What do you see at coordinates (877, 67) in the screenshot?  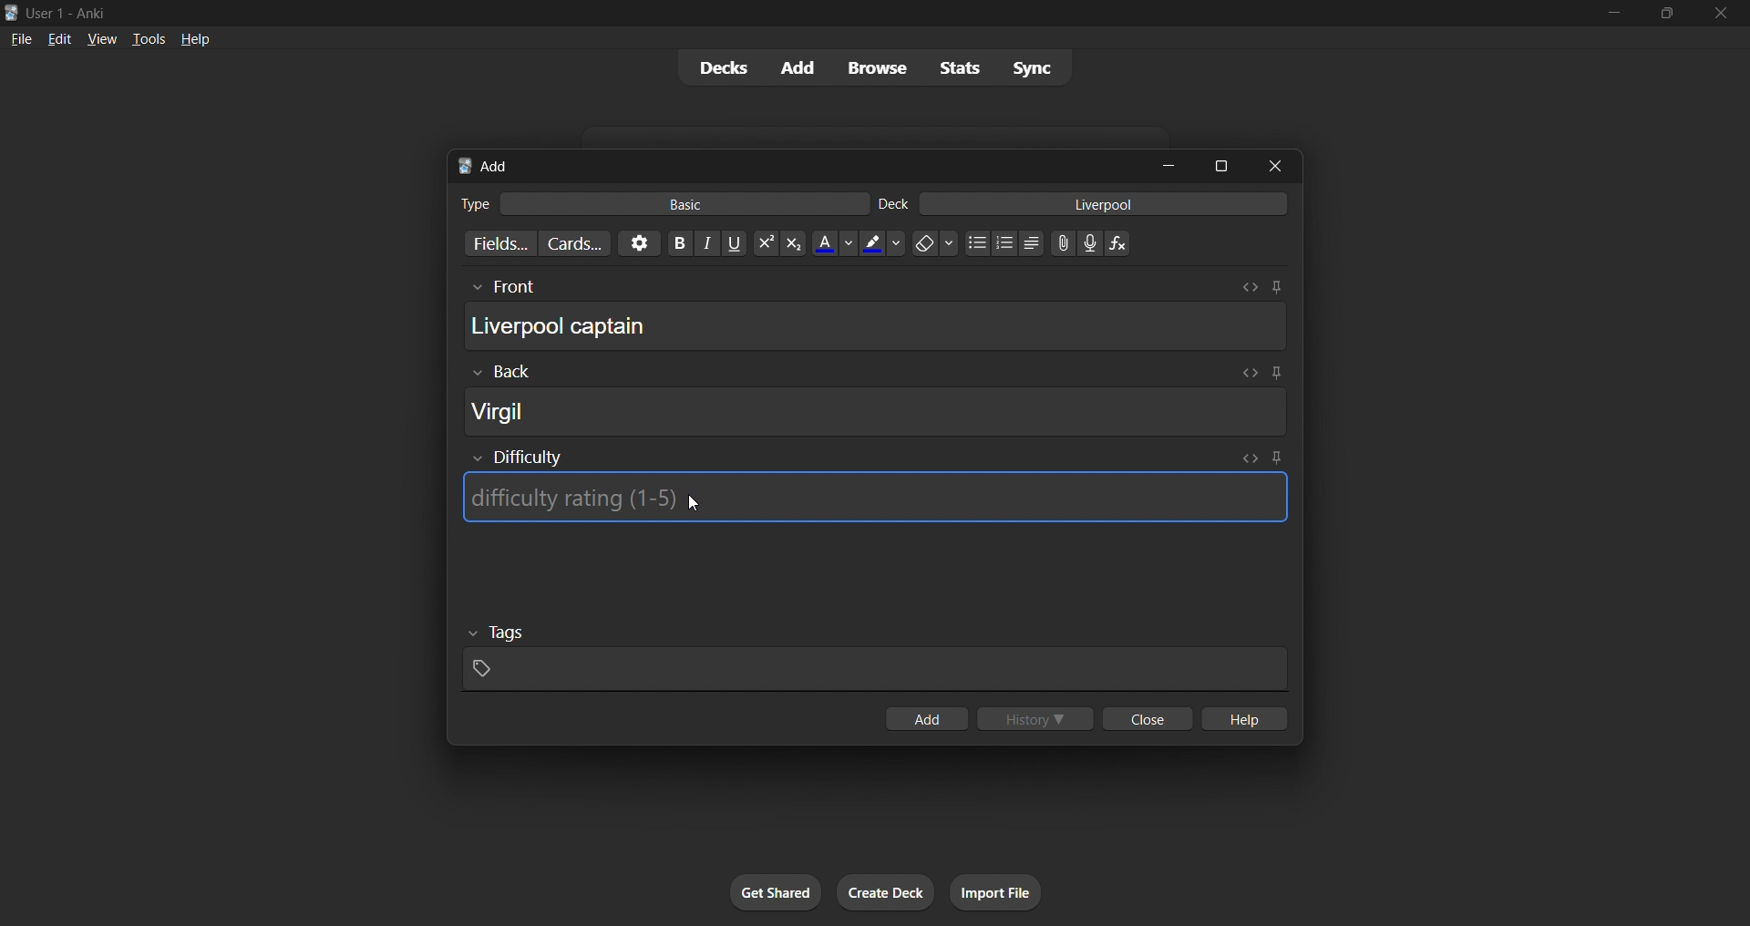 I see `browse` at bounding box center [877, 67].